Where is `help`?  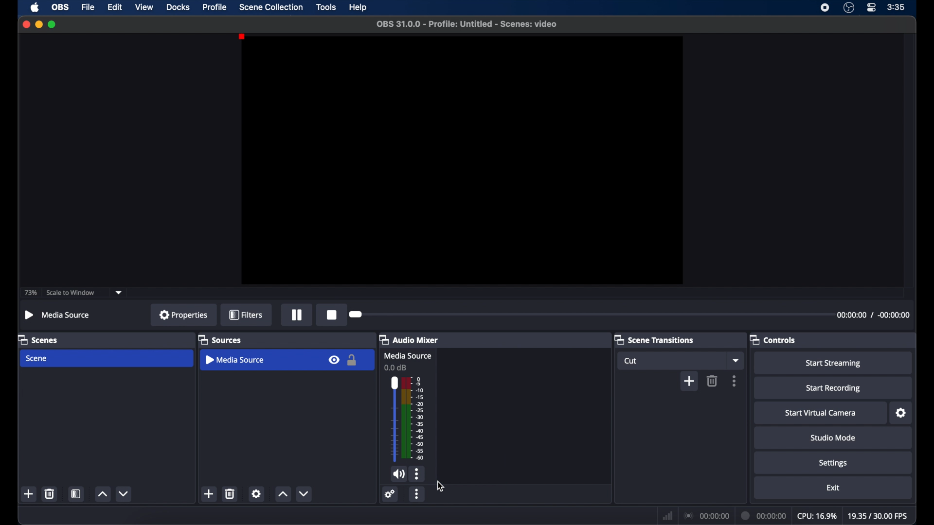 help is located at coordinates (359, 7).